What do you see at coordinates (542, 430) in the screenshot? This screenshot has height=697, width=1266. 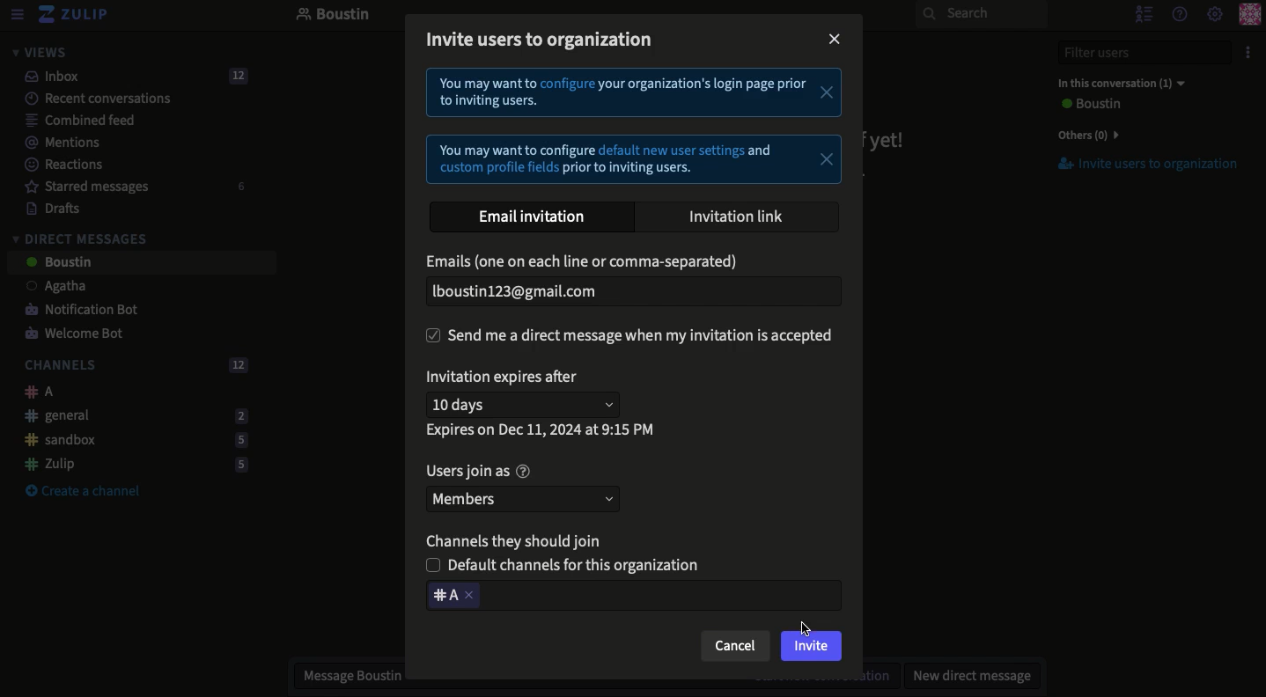 I see `Expires on data` at bounding box center [542, 430].